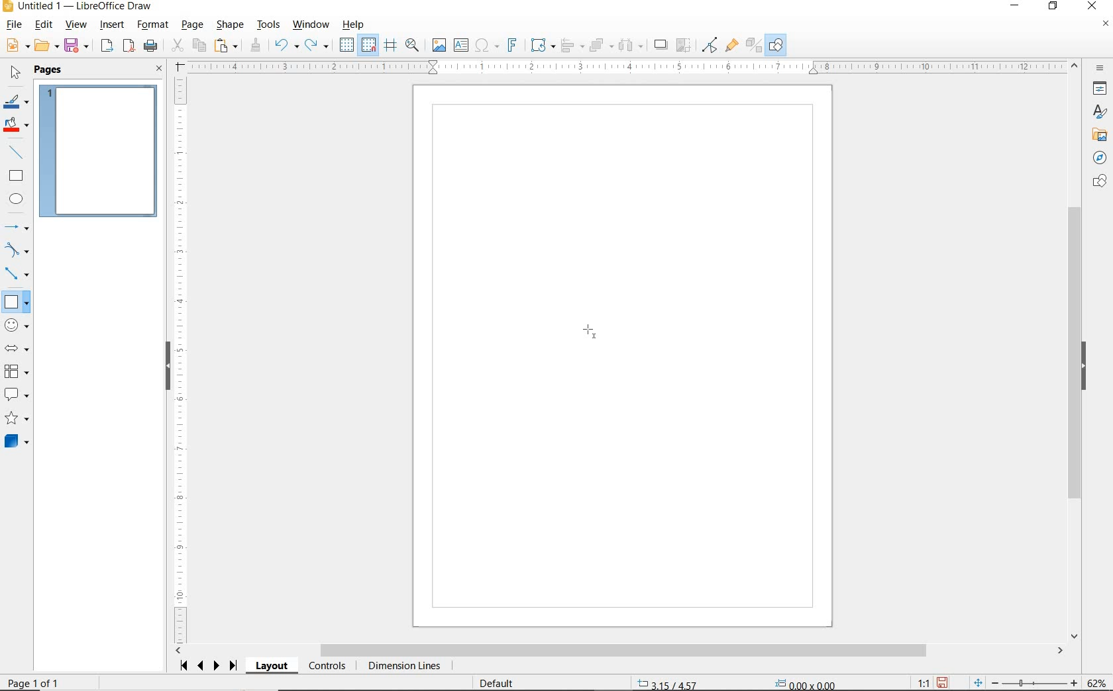 The image size is (1113, 691). Describe the element at coordinates (348, 46) in the screenshot. I see `DISPLAY GRID` at that location.